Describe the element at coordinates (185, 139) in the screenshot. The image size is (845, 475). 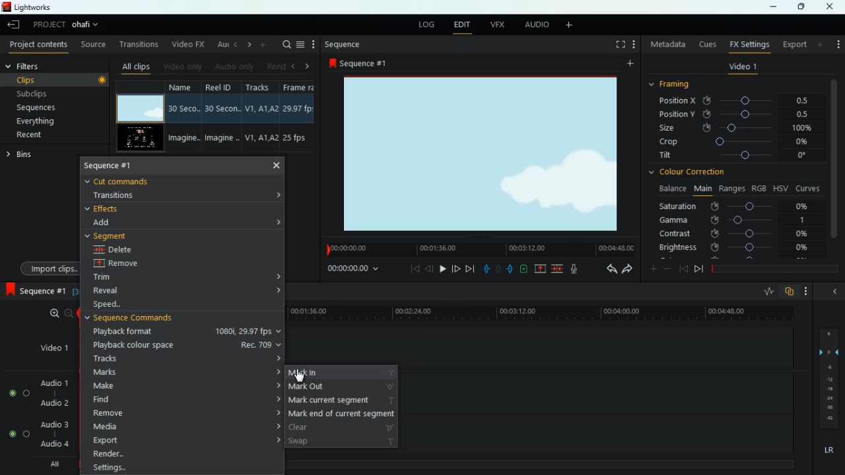
I see `Imagine..` at that location.